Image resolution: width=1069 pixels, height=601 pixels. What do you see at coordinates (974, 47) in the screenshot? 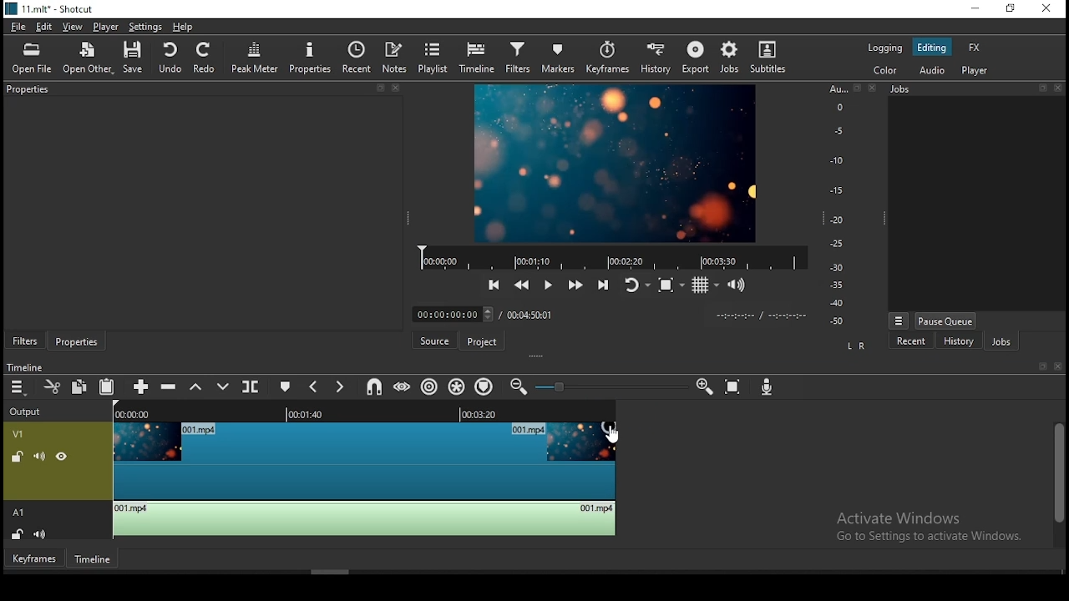
I see `fx` at bounding box center [974, 47].